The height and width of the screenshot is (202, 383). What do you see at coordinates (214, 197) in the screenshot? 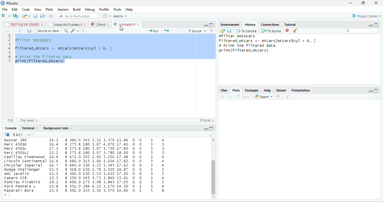
I see `scroll down` at bounding box center [214, 197].